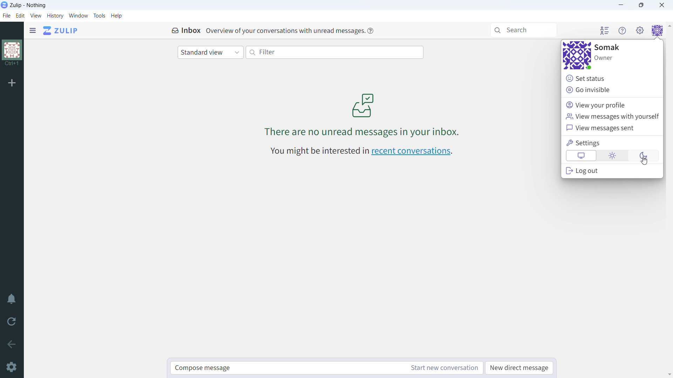  What do you see at coordinates (265, 31) in the screenshot?
I see `inbox overview of your conversation with unread messages` at bounding box center [265, 31].